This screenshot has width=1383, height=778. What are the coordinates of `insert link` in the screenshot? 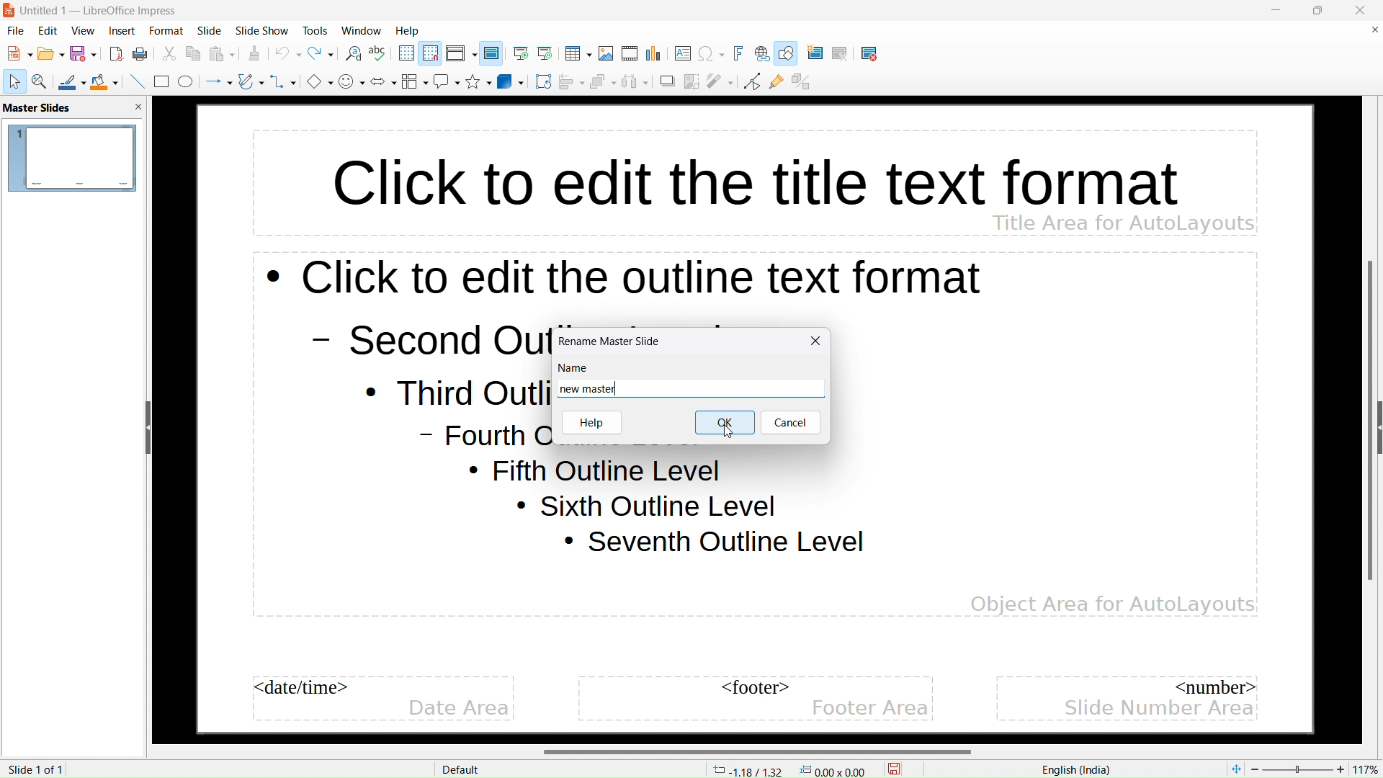 It's located at (762, 54).